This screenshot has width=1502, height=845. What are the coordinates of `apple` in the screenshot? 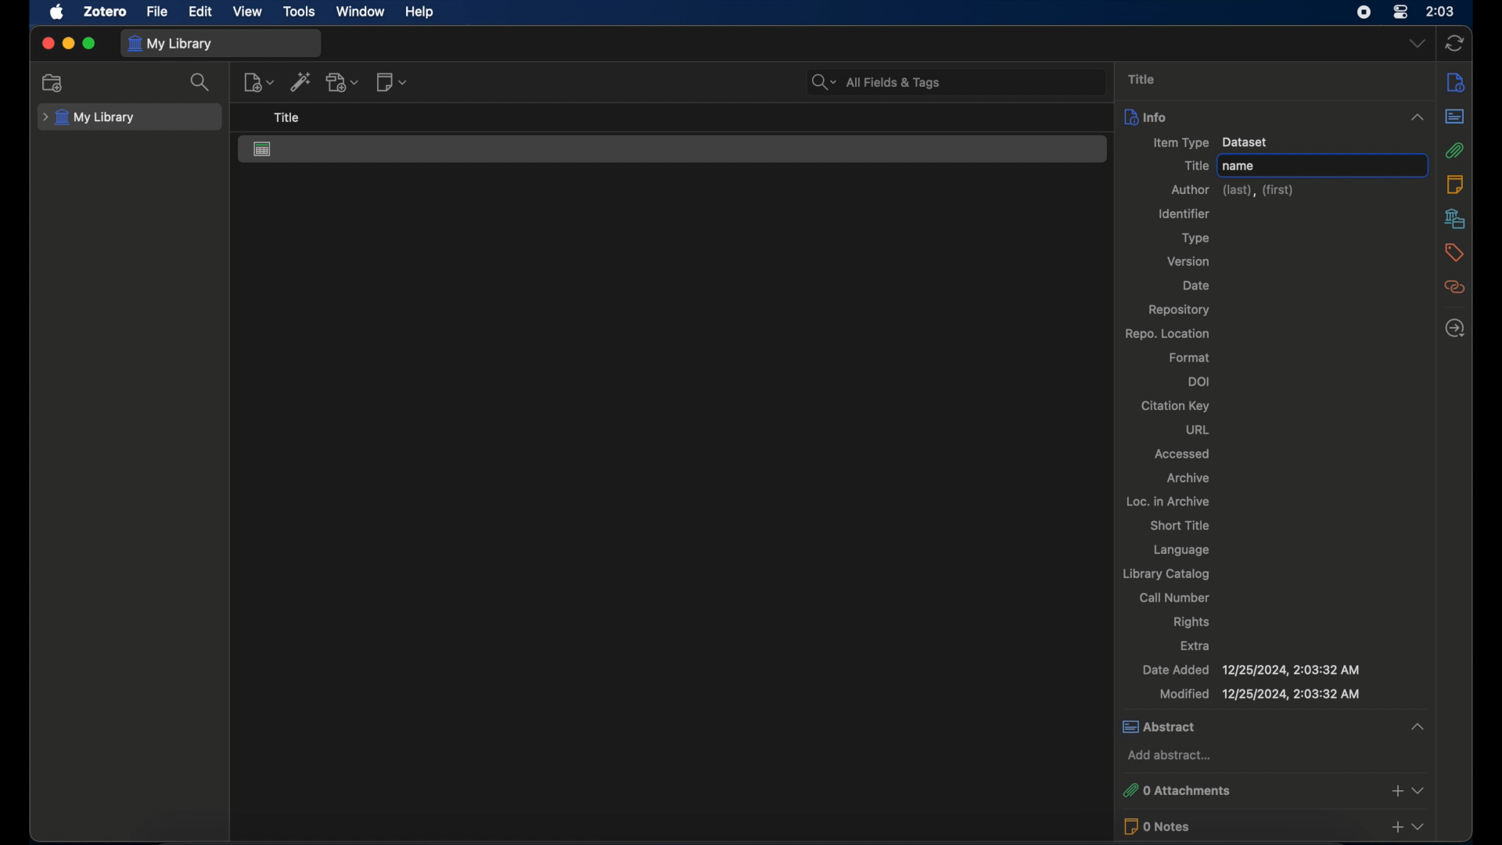 It's located at (57, 13).